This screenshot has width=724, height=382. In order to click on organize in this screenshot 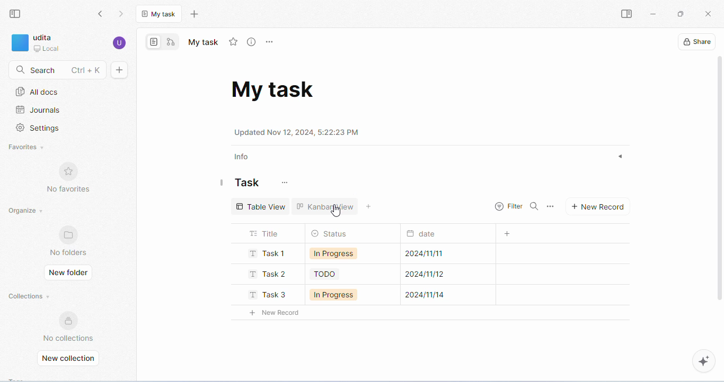, I will do `click(31, 212)`.